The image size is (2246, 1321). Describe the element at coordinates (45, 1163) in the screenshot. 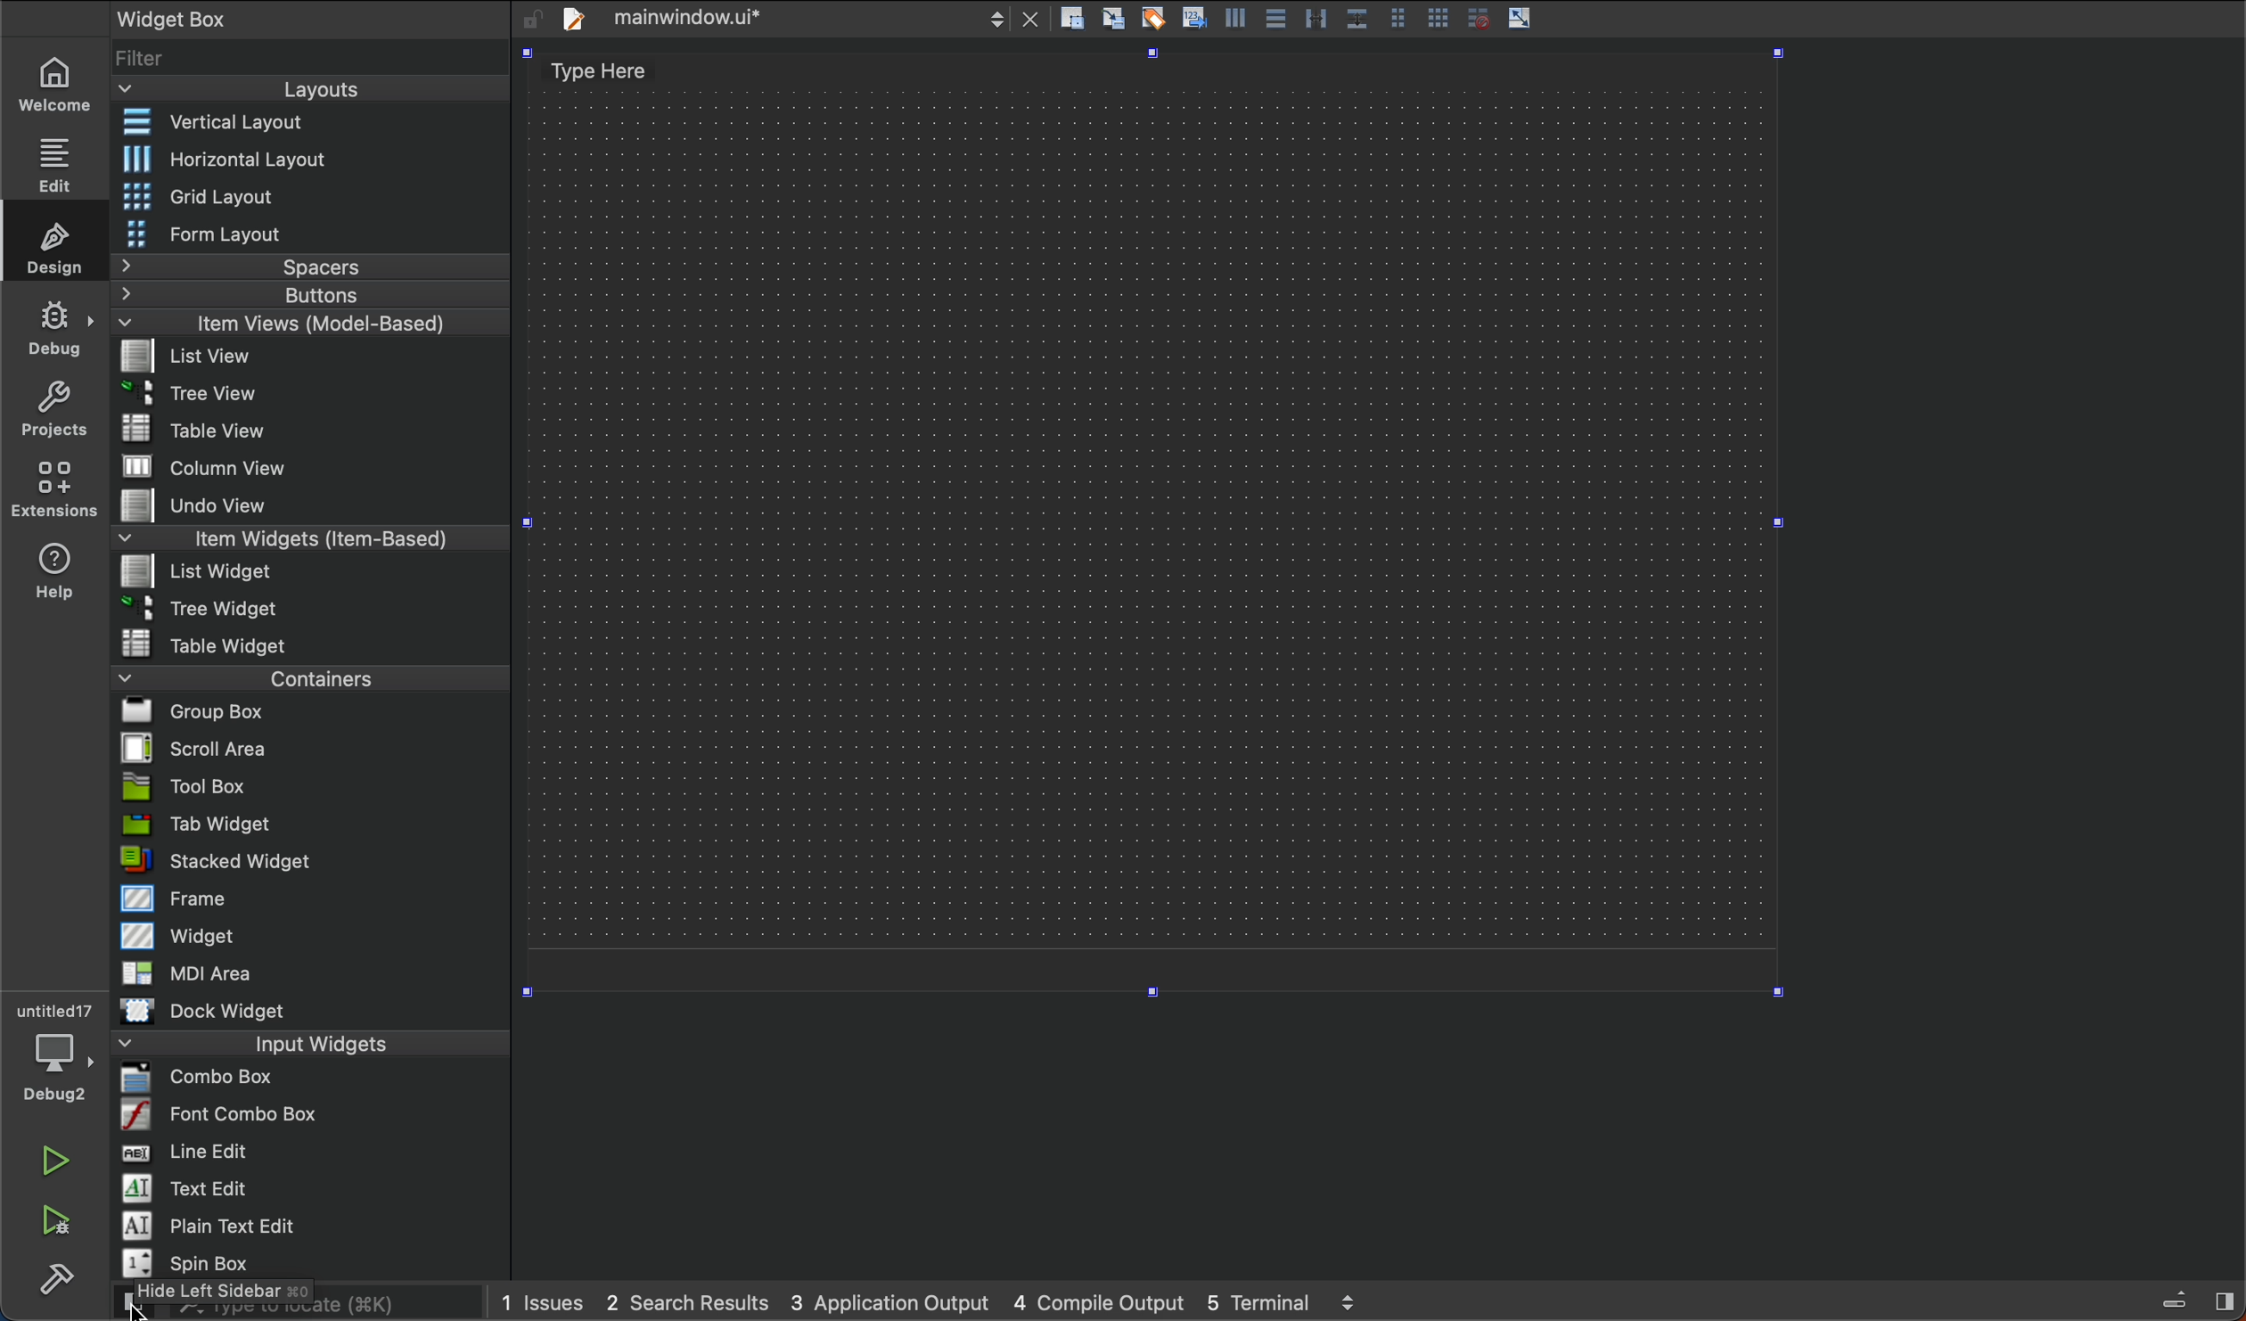

I see `run` at that location.